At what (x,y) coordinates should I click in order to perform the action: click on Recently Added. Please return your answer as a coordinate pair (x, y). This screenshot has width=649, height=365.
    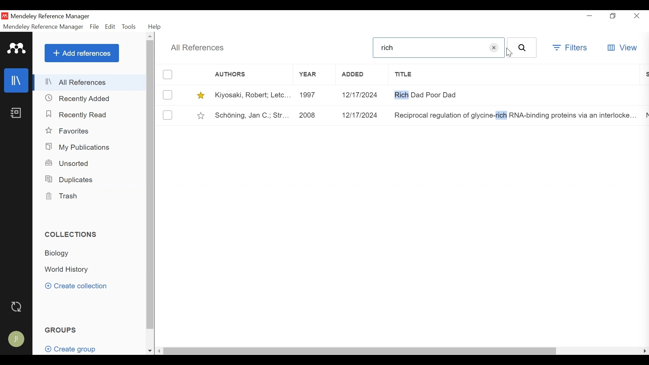
    Looking at the image, I should click on (80, 99).